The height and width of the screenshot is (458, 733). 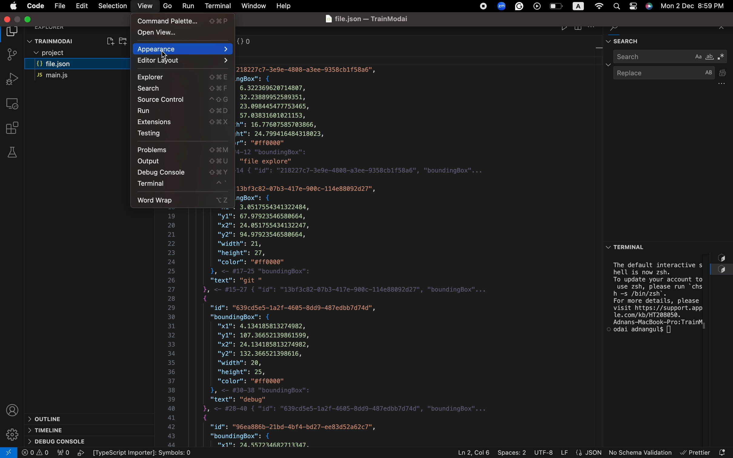 I want to click on open view, so click(x=183, y=32).